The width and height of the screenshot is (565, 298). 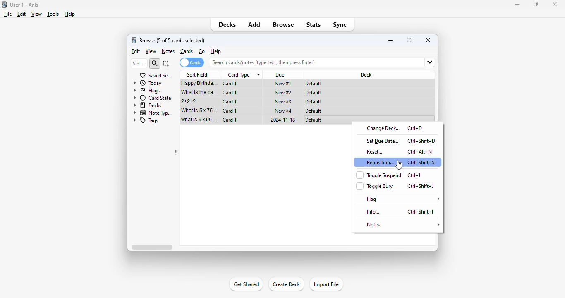 I want to click on fields, so click(x=426, y=62).